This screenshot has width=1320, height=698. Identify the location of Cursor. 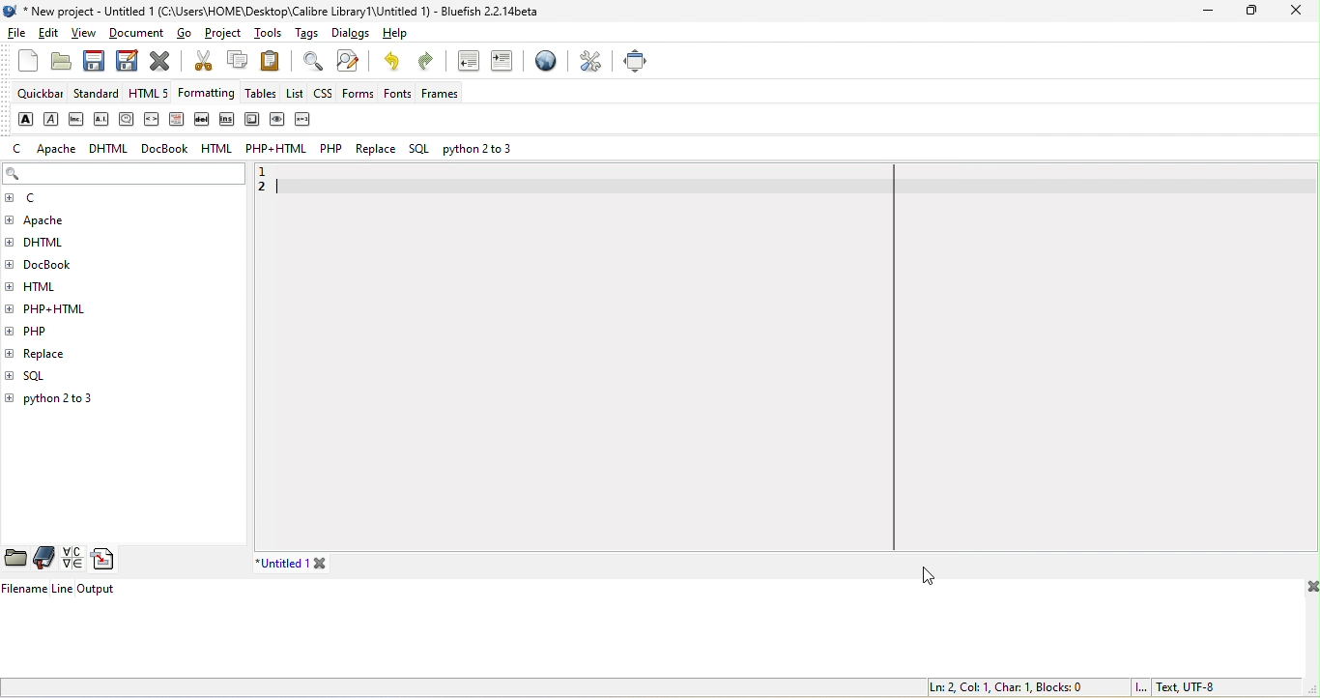
(933, 576).